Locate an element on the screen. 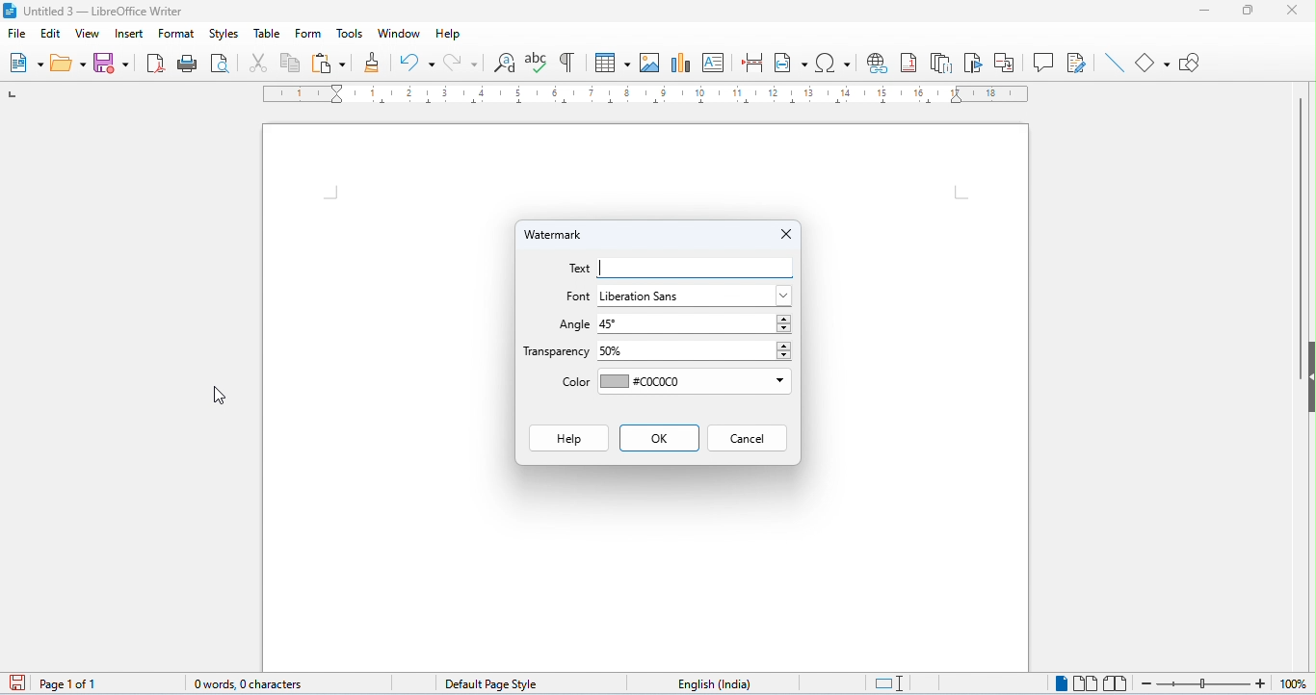  spelling is located at coordinates (538, 63).